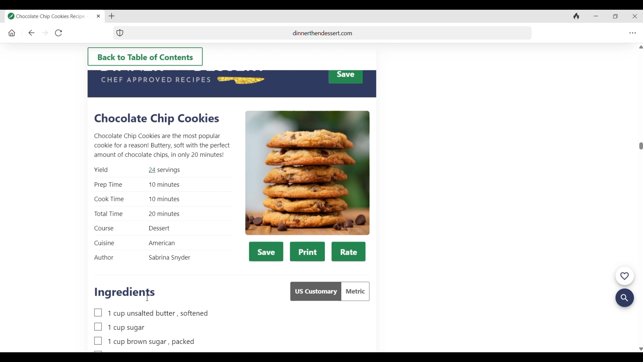 This screenshot has height=362, width=643. Describe the element at coordinates (634, 17) in the screenshot. I see `Close interface` at that location.